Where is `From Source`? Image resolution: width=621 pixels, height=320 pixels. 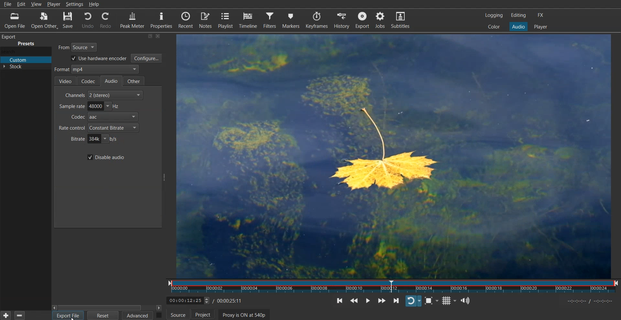
From Source is located at coordinates (78, 46).